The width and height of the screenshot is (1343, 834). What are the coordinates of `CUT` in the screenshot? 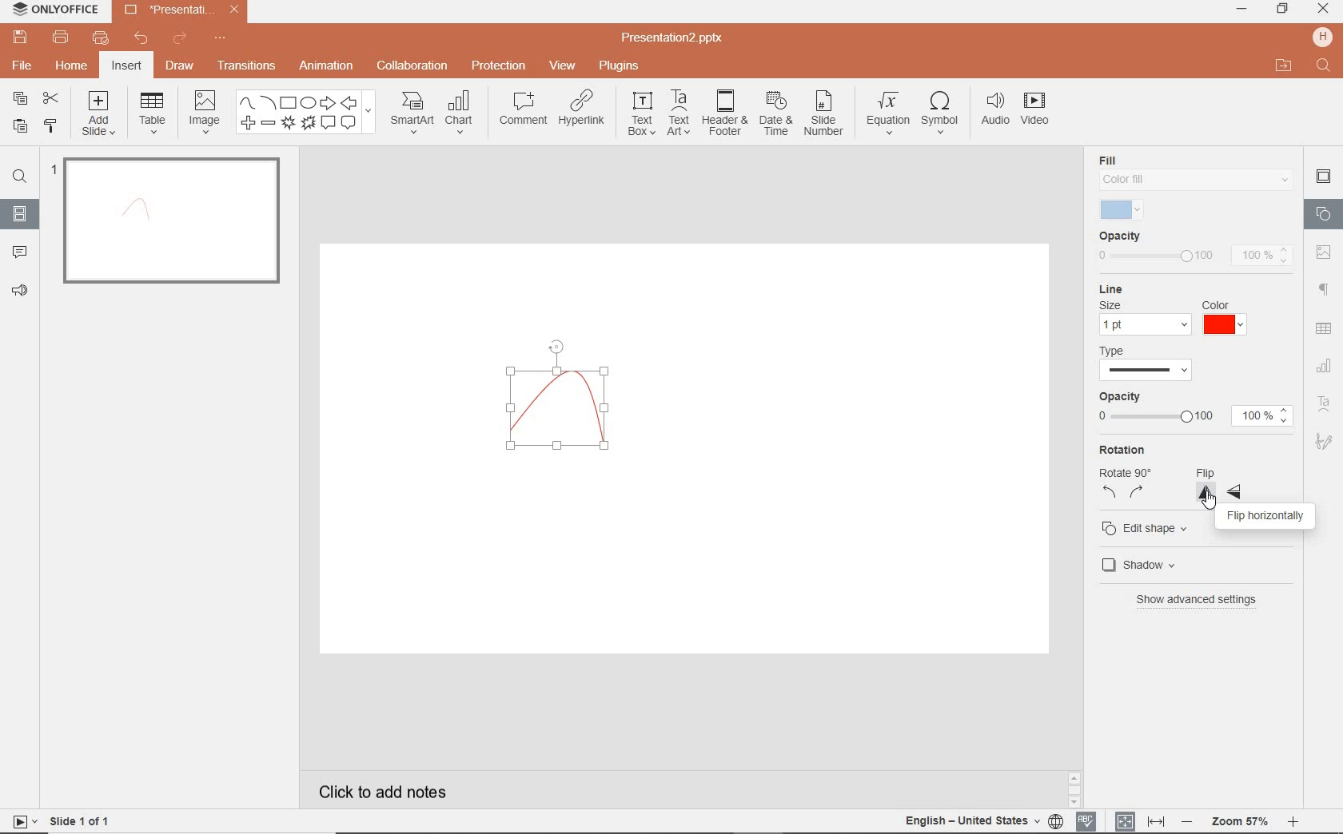 It's located at (50, 98).